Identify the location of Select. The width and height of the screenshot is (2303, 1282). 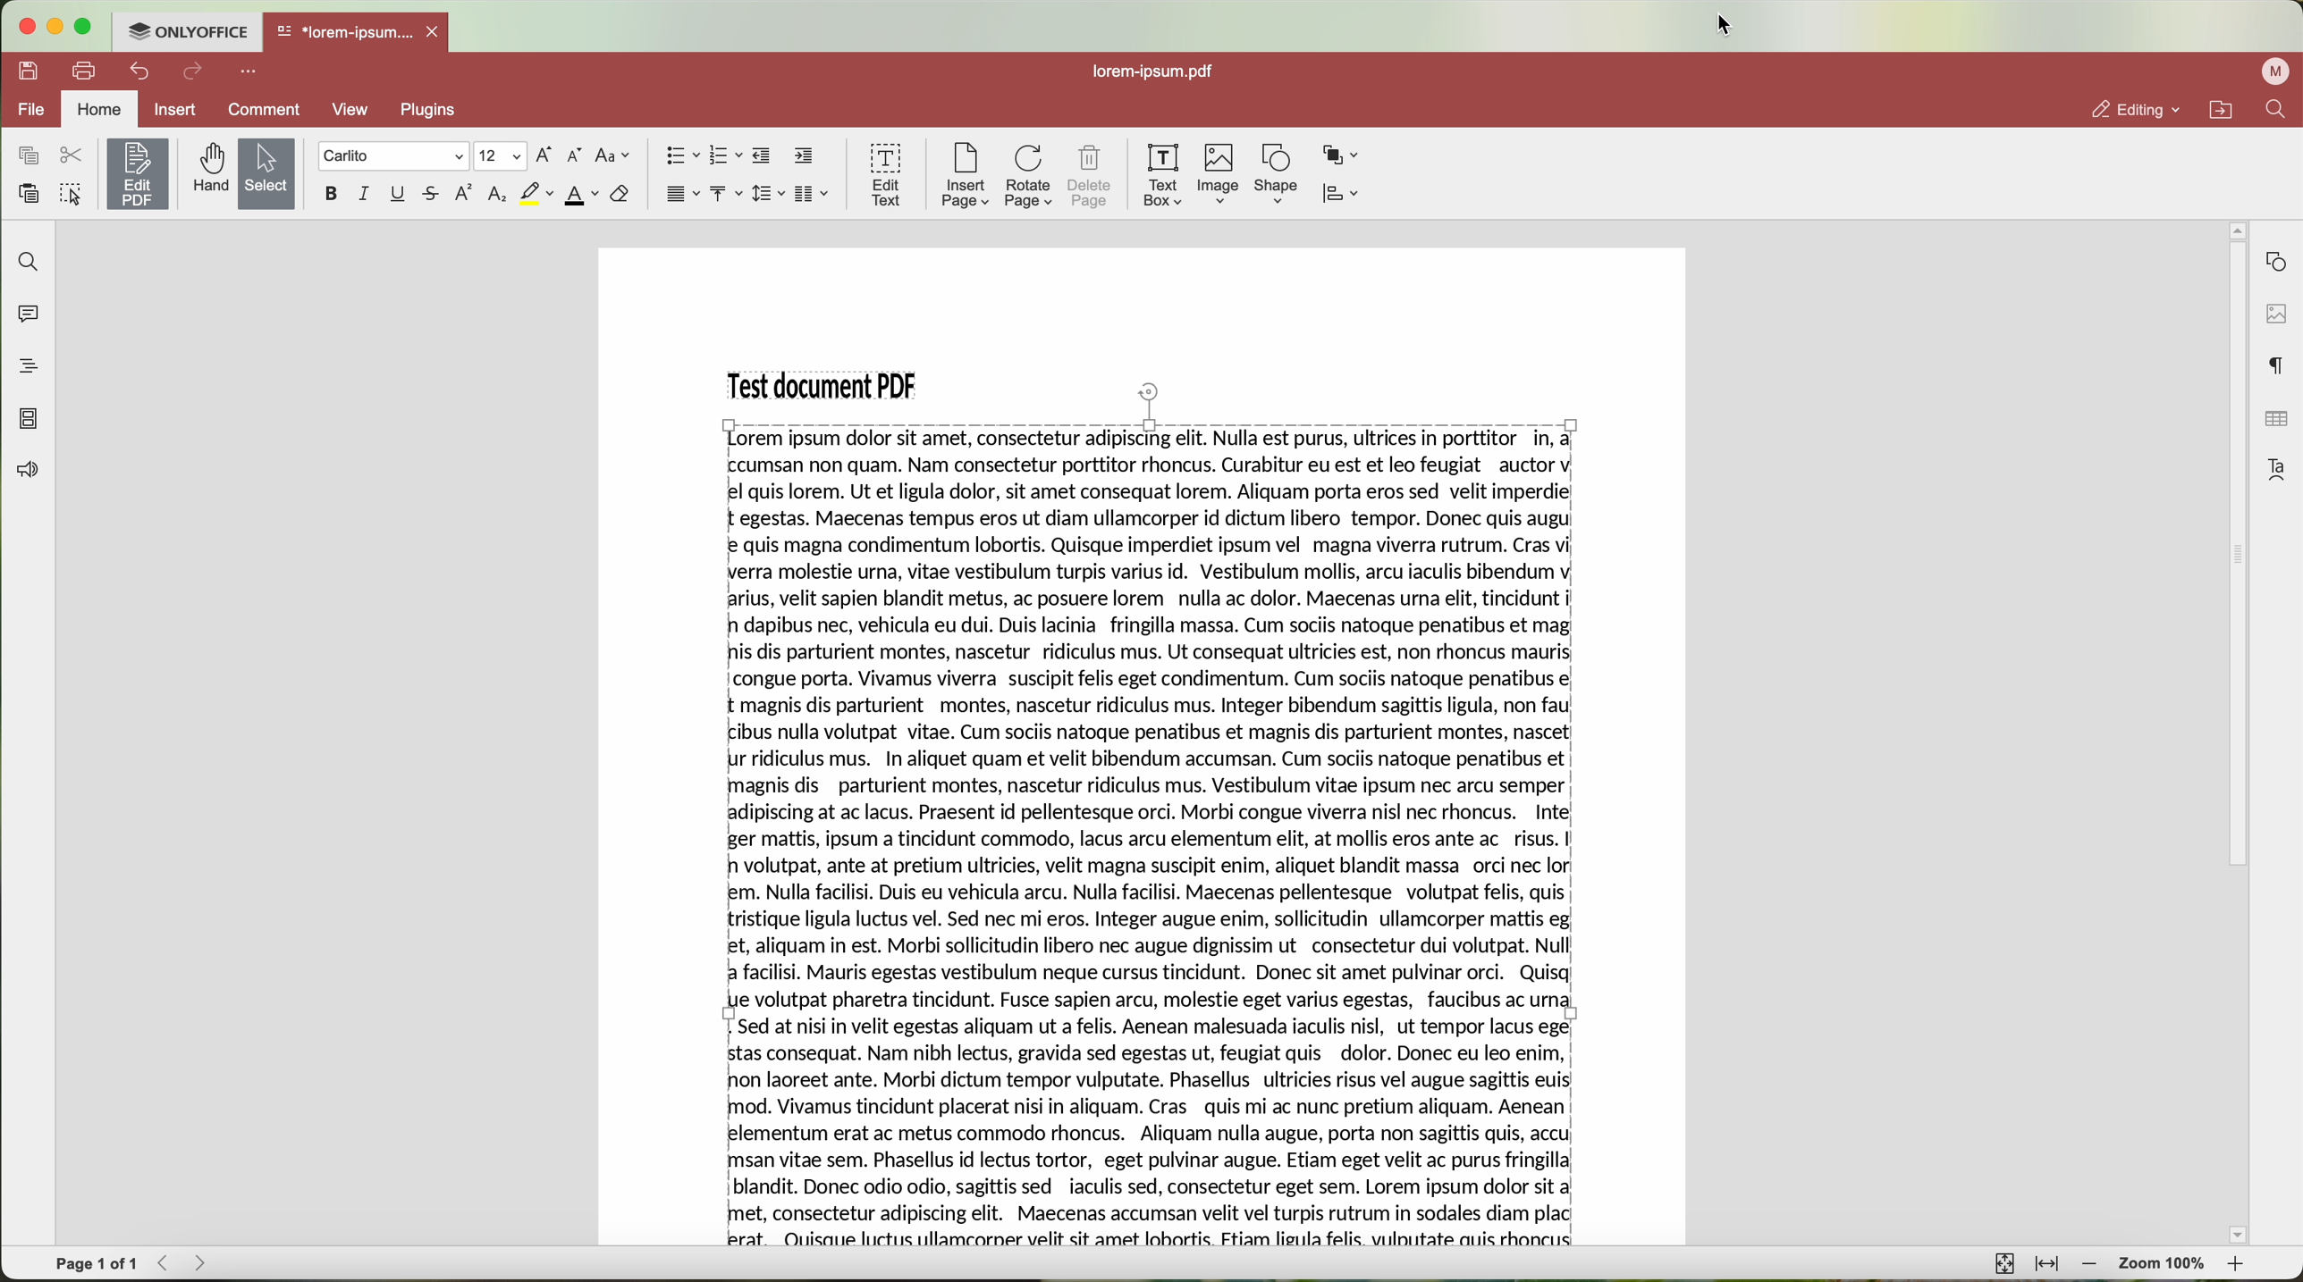
(266, 173).